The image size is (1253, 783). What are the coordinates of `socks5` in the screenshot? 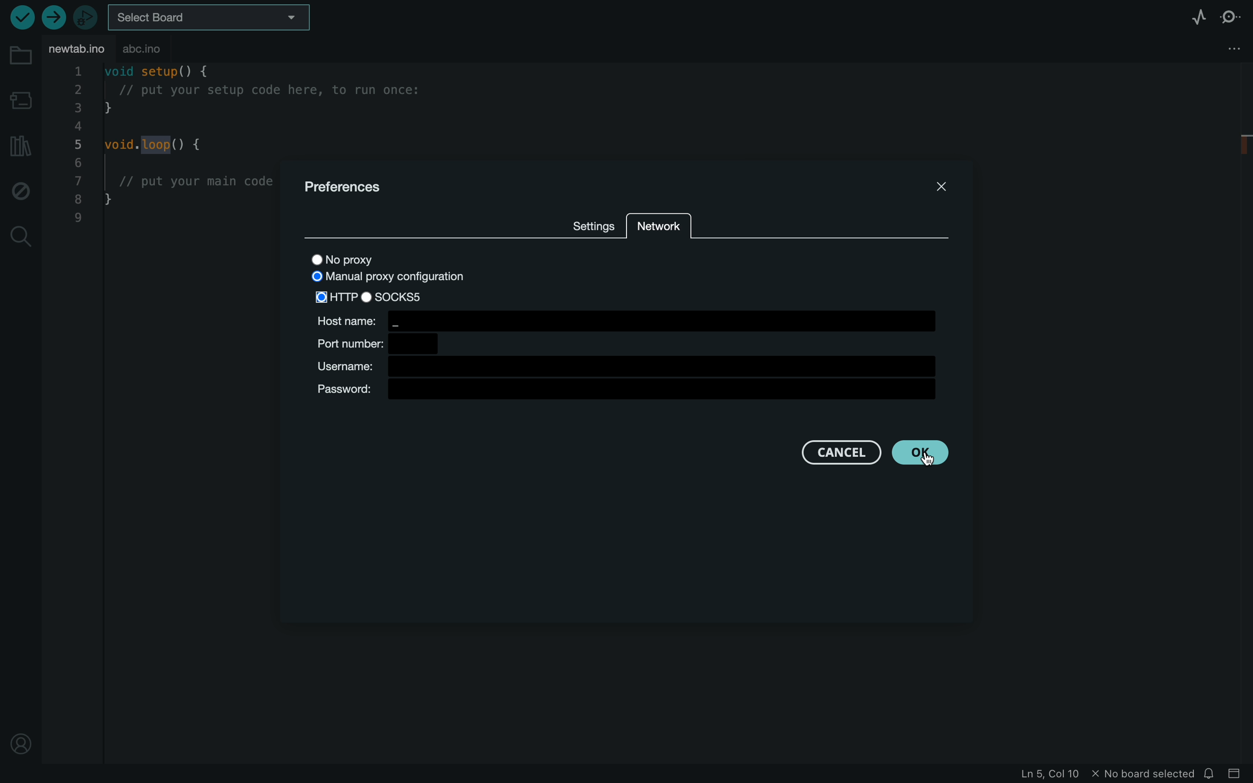 It's located at (410, 297).